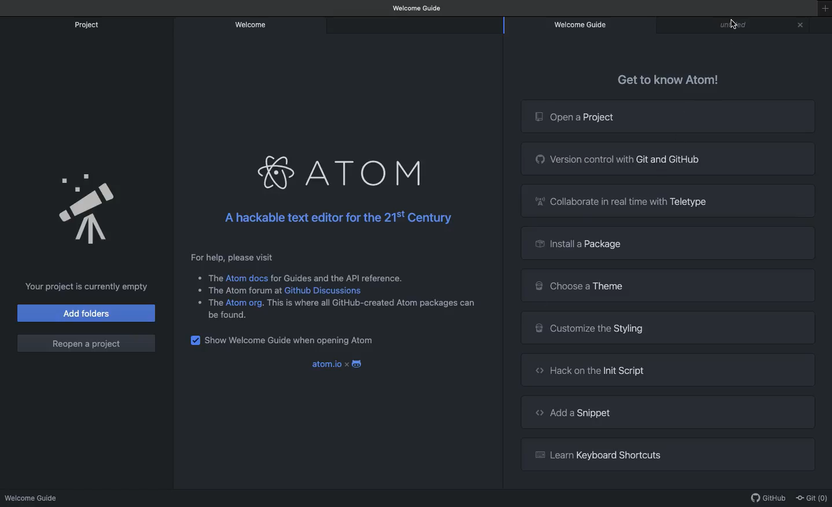 The image size is (832, 507). What do you see at coordinates (246, 303) in the screenshot?
I see `Atom.org` at bounding box center [246, 303].